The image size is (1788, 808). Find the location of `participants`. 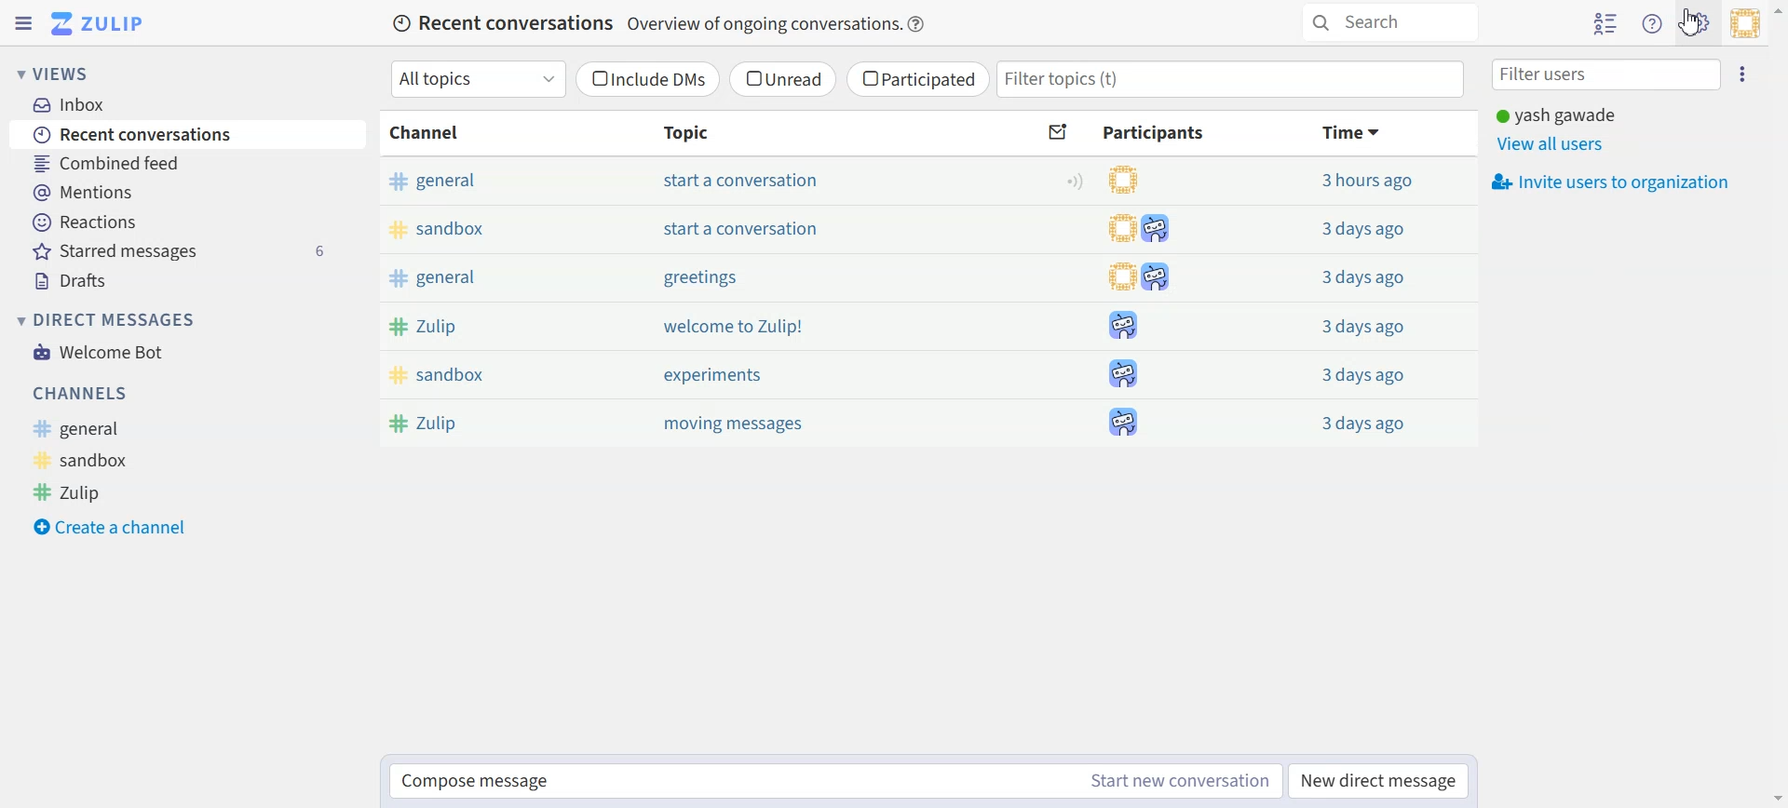

participants is located at coordinates (1143, 277).